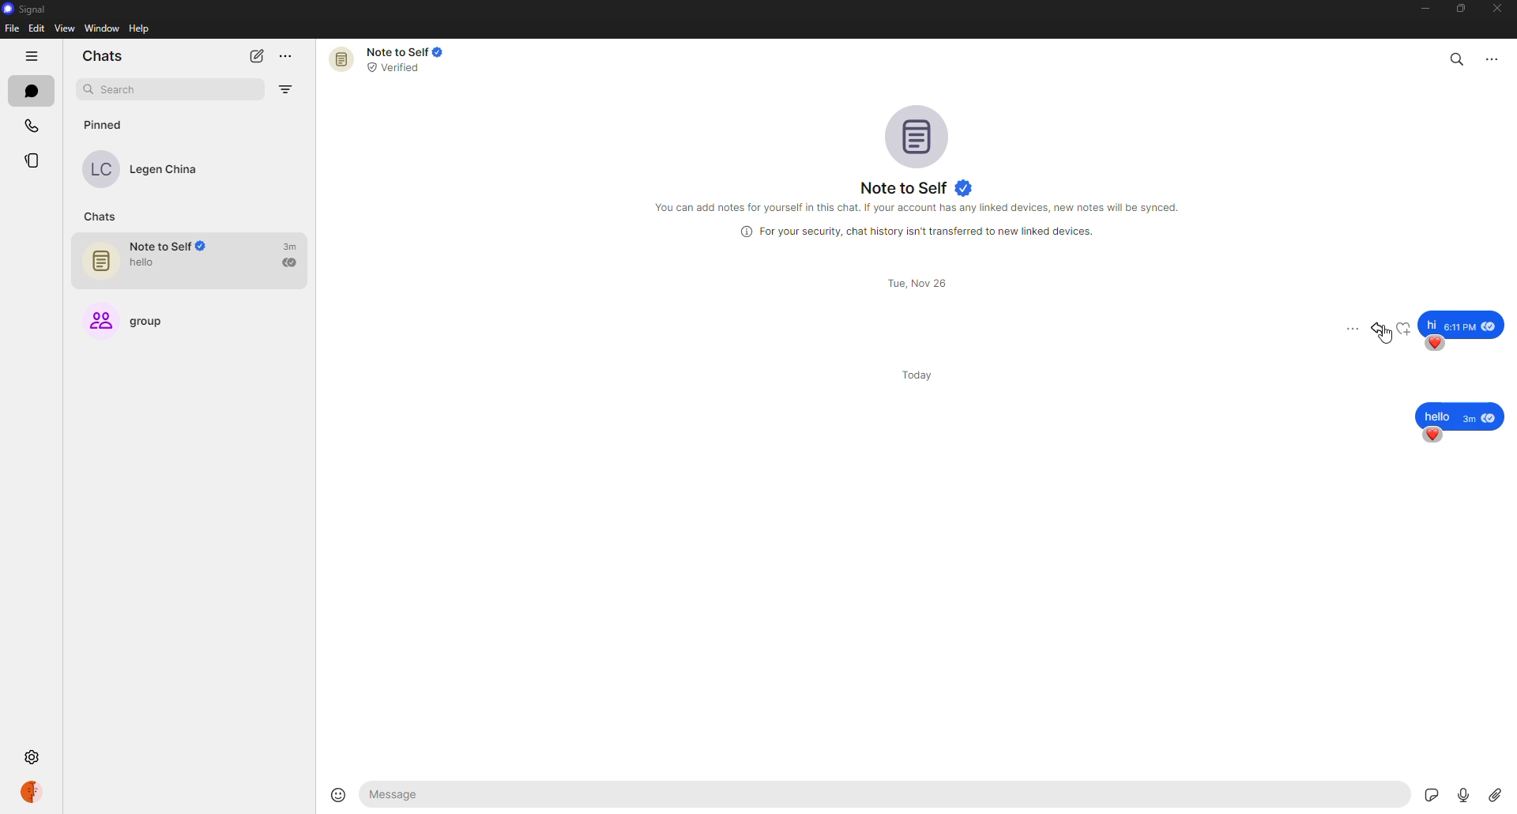 This screenshot has width=1517, height=814. Describe the element at coordinates (257, 55) in the screenshot. I see `new chat` at that location.